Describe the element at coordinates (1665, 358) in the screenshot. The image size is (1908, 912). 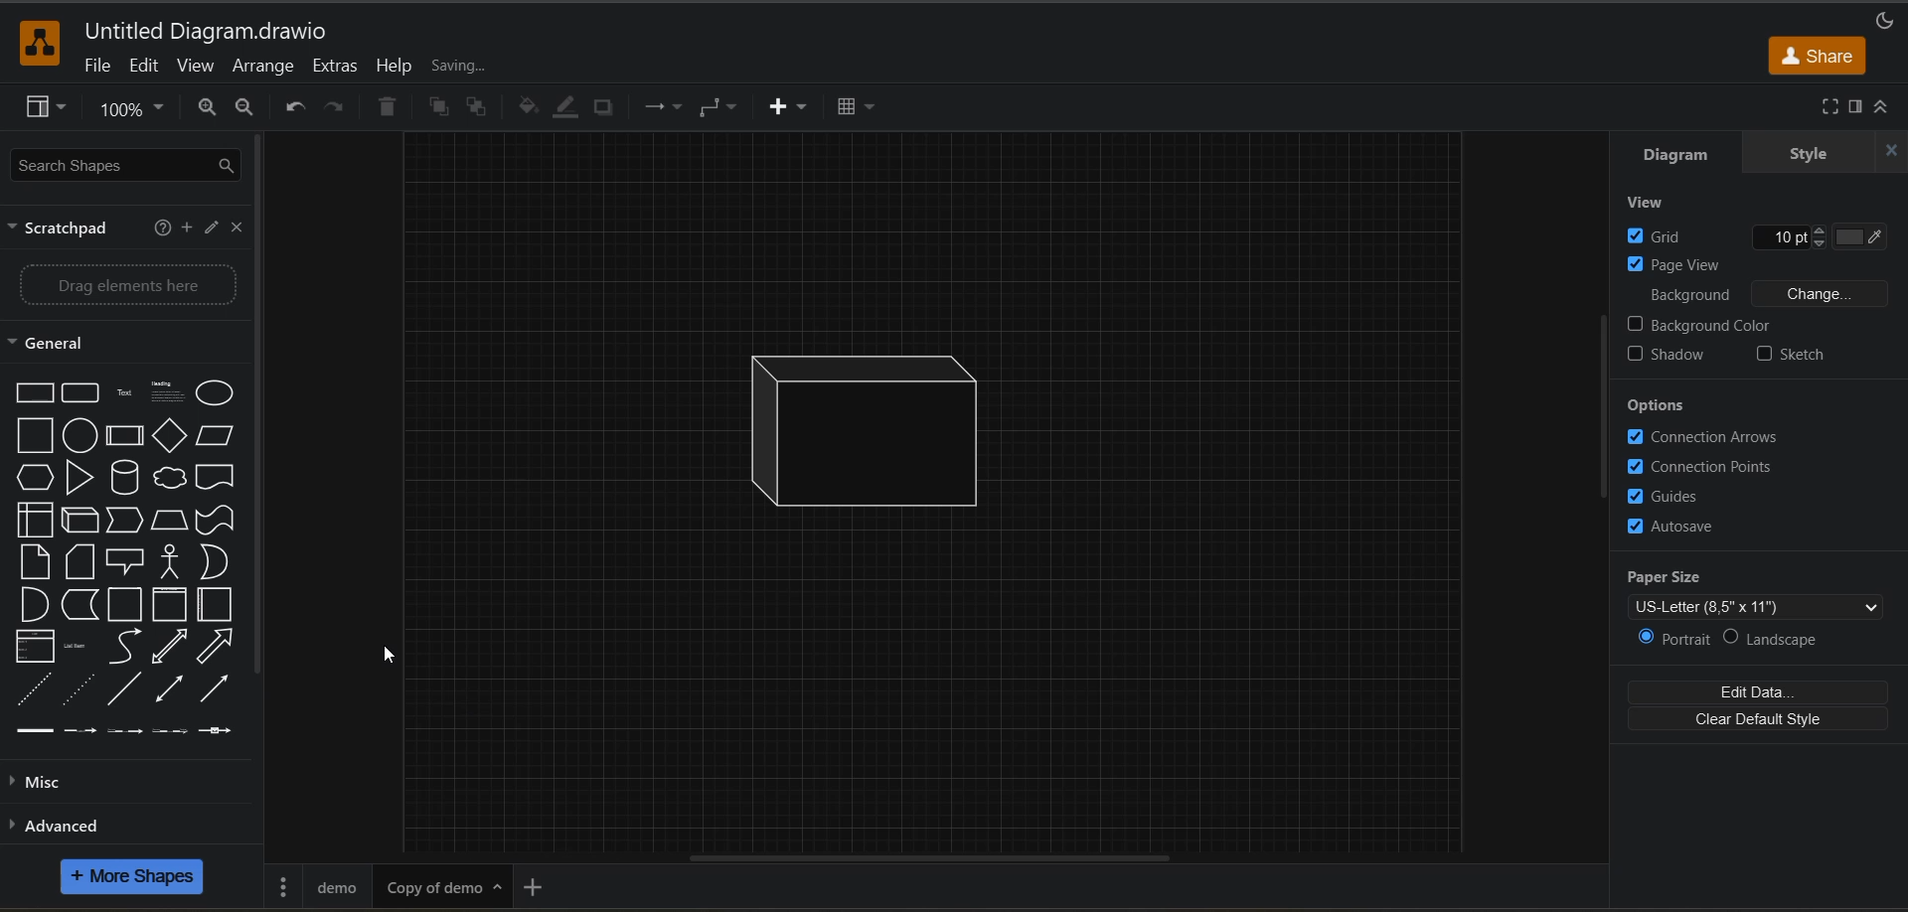
I see `shadow` at that location.